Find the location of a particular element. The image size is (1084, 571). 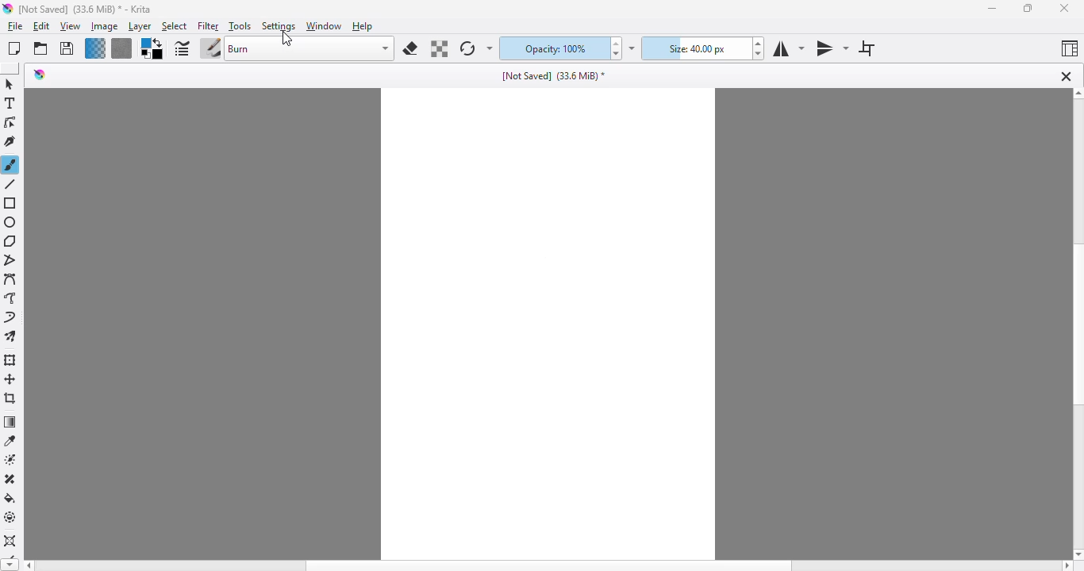

foreground/background color selector is located at coordinates (151, 49).